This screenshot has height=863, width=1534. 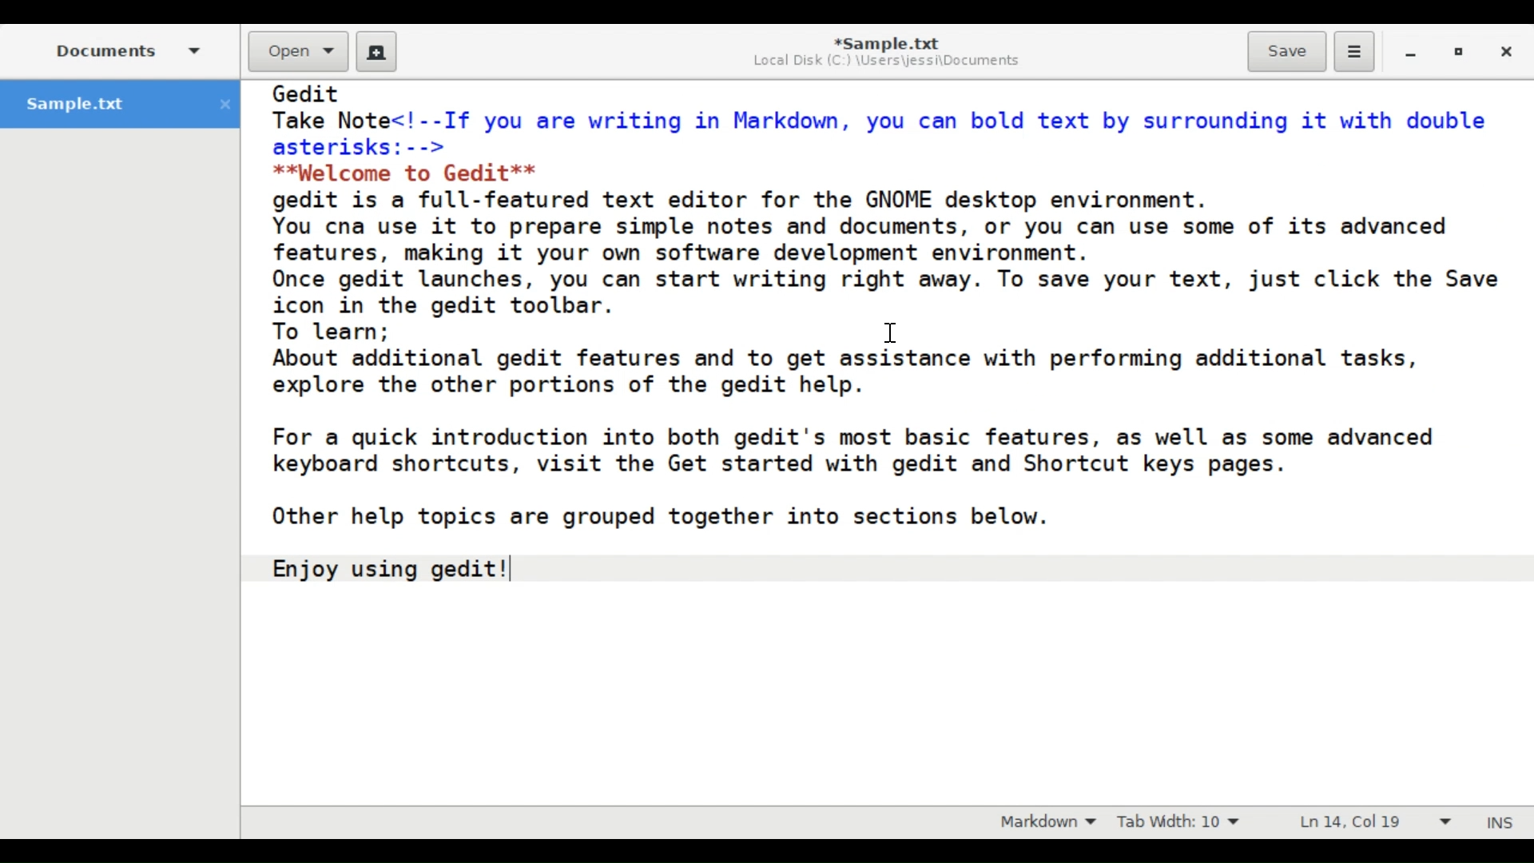 I want to click on Save, so click(x=1286, y=50).